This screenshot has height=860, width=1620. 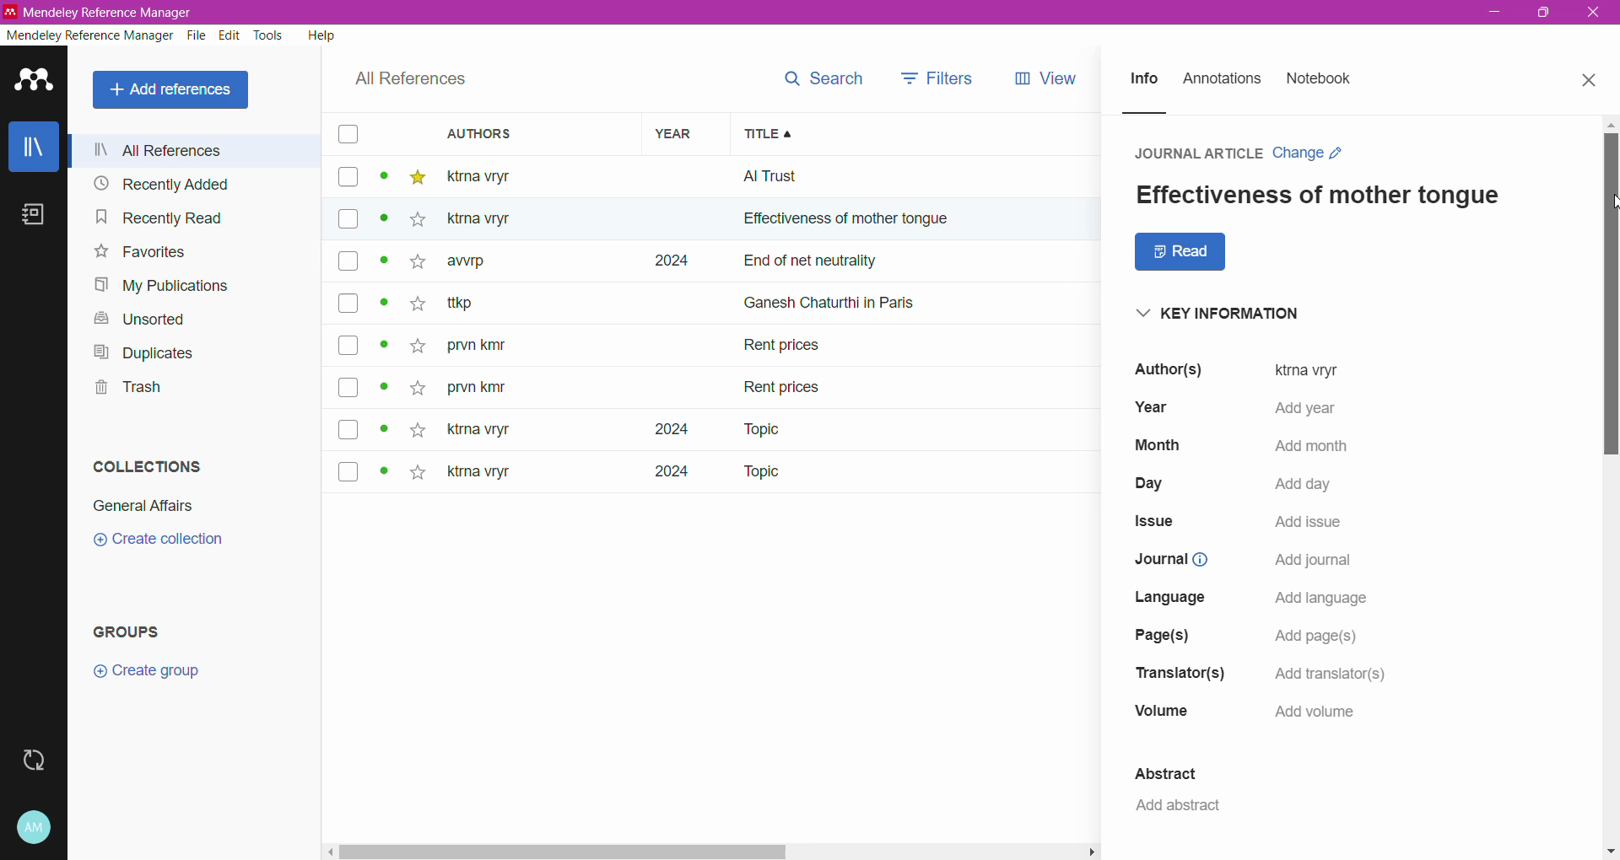 What do you see at coordinates (174, 90) in the screenshot?
I see `All References` at bounding box center [174, 90].